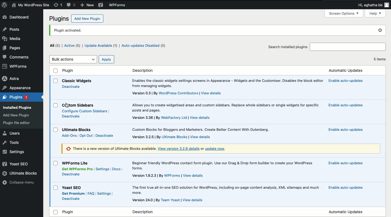 The width and height of the screenshot is (391, 217). I want to click on checkbox, so click(55, 81).